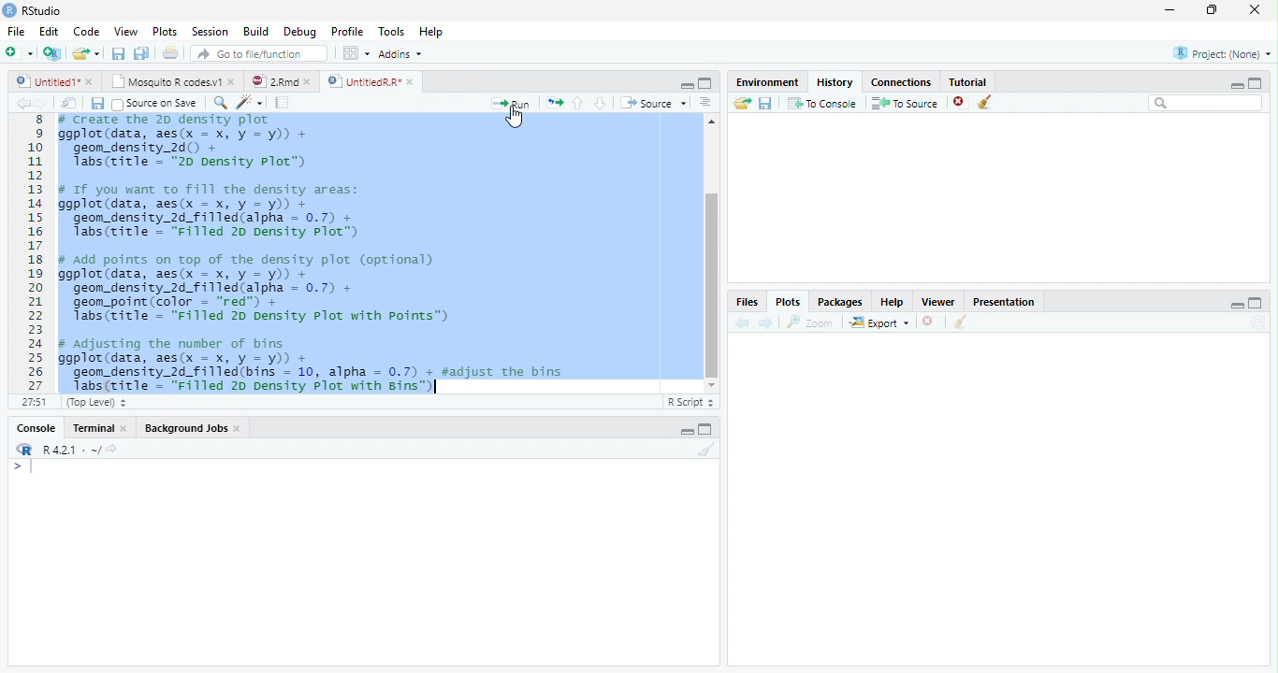  I want to click on Help, so click(430, 33).